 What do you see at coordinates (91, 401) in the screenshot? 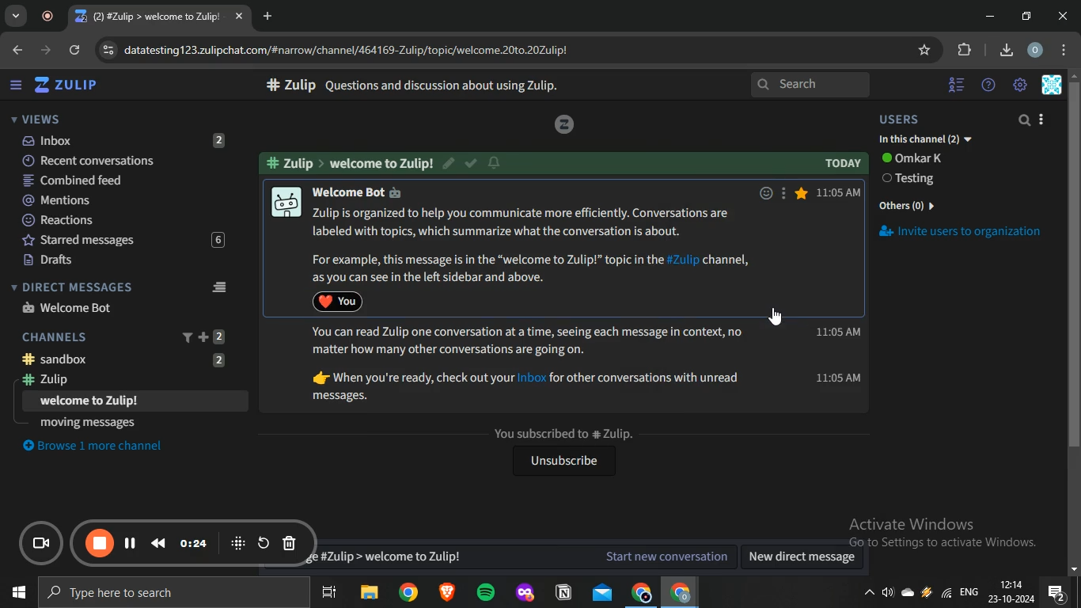
I see `welcome to zulip` at bounding box center [91, 401].